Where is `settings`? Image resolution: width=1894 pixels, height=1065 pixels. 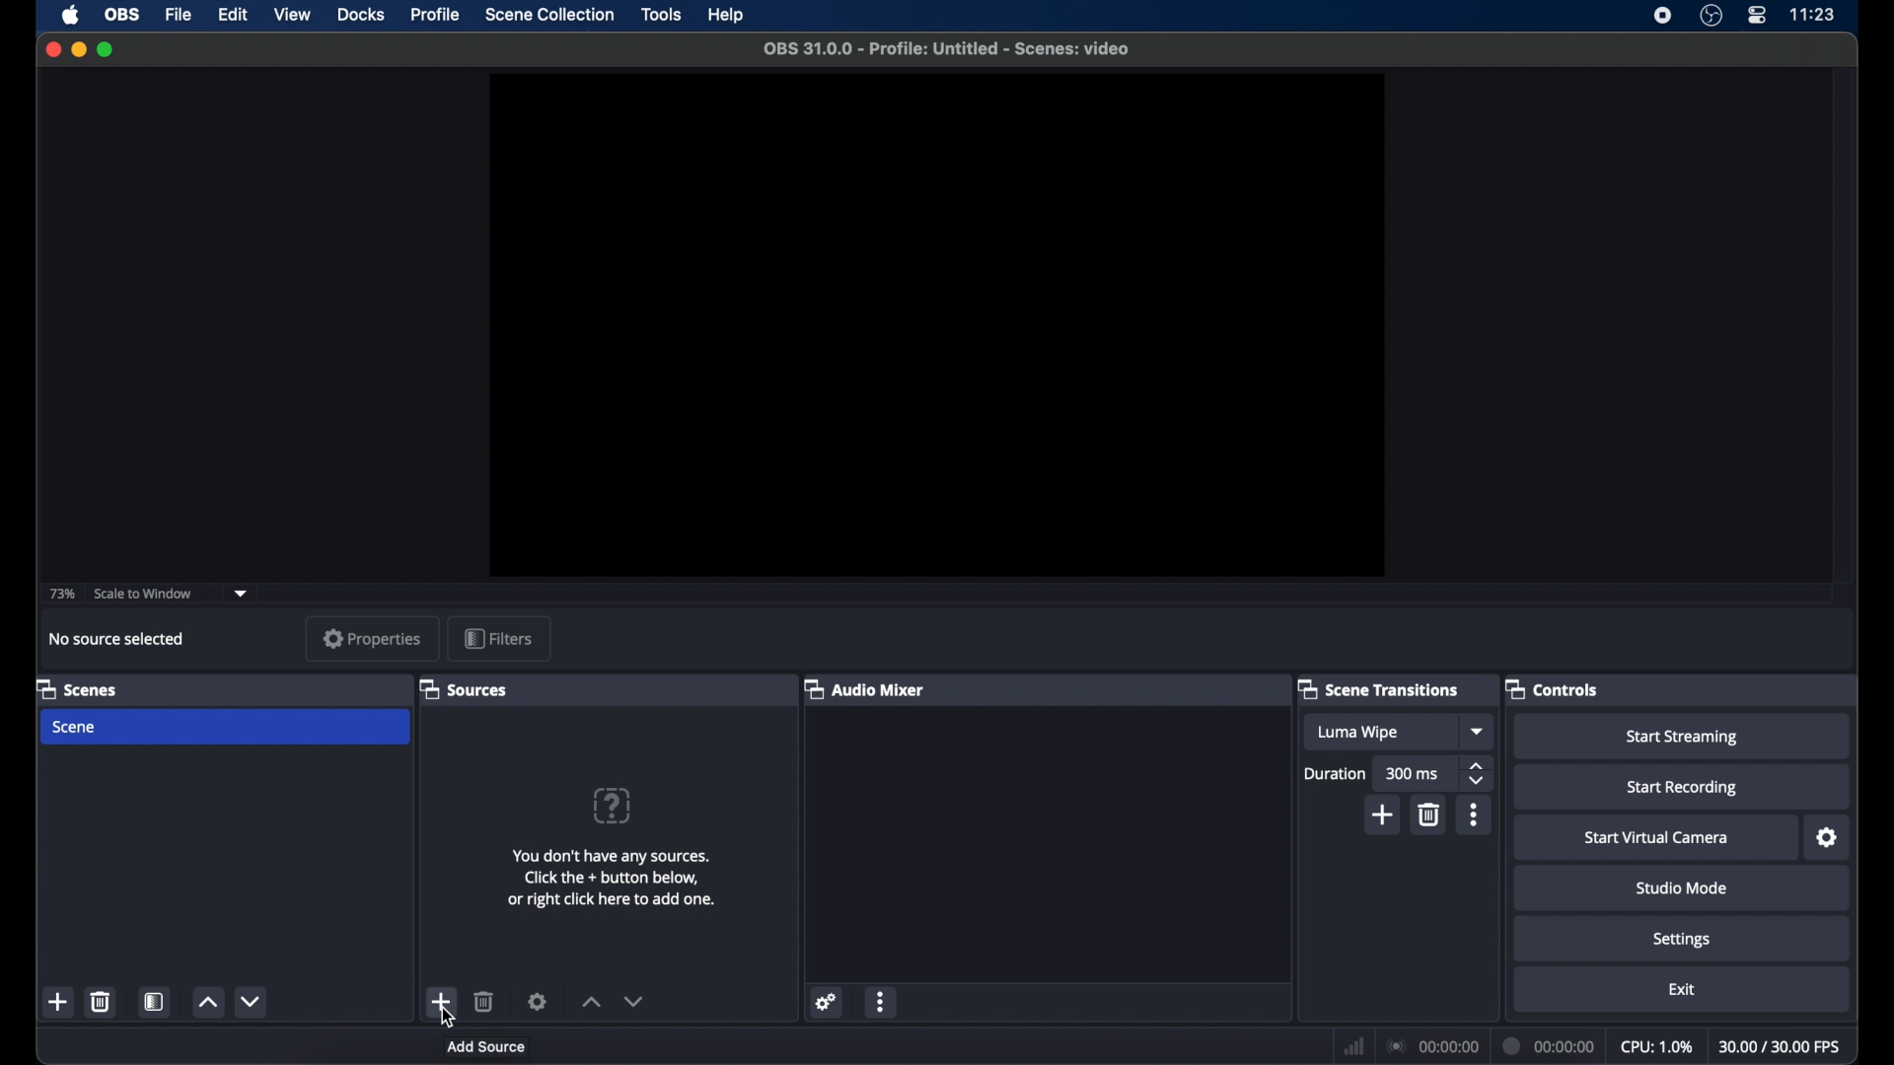 settings is located at coordinates (1829, 838).